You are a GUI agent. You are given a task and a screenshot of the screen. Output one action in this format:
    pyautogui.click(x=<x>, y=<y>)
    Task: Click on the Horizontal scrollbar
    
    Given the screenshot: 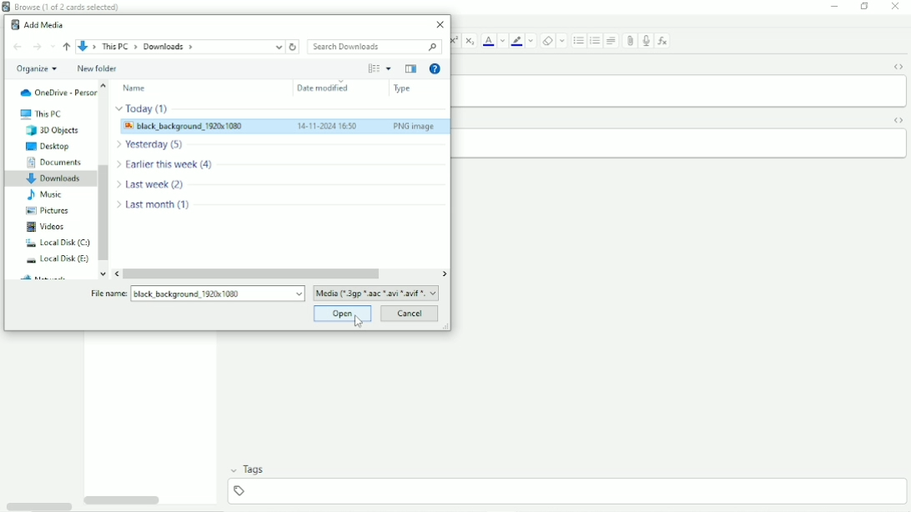 What is the action you would take?
    pyautogui.click(x=252, y=274)
    